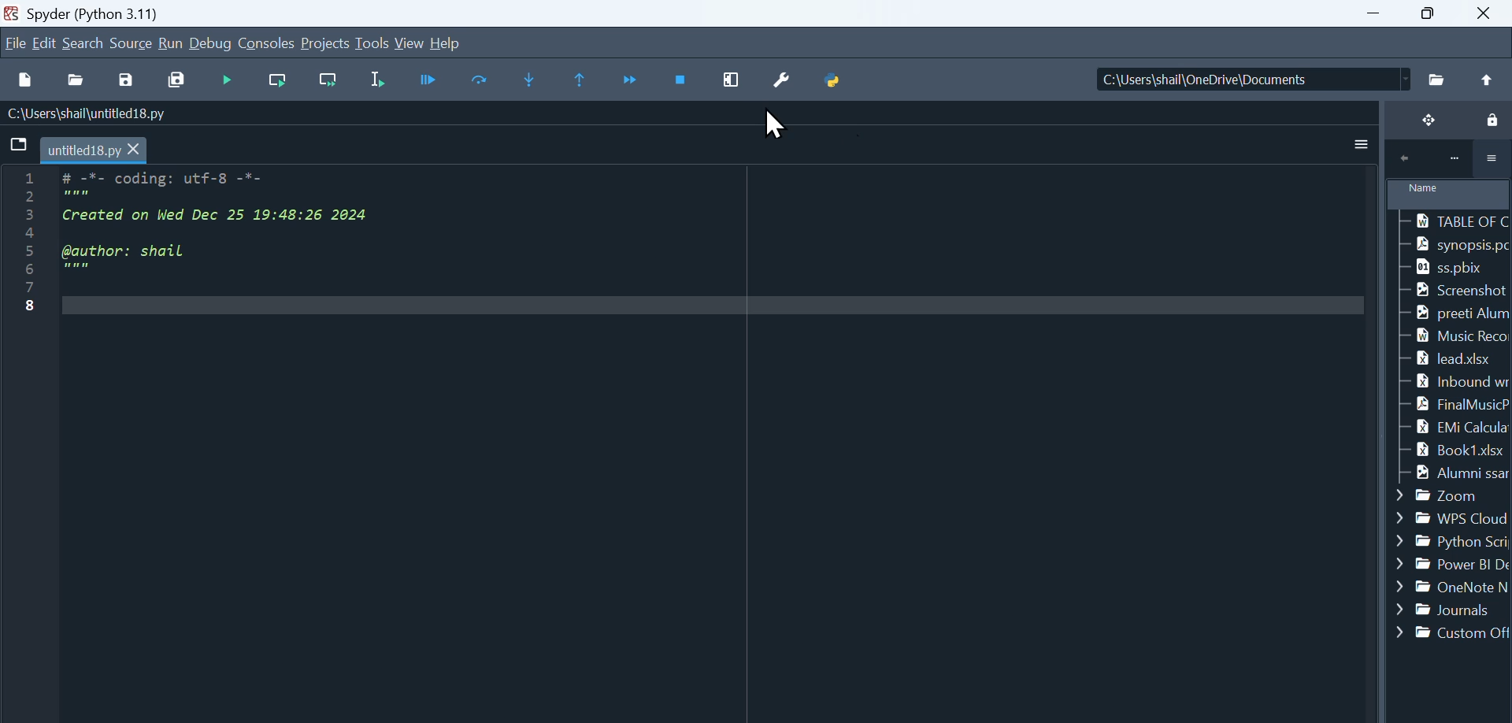 This screenshot has width=1512, height=723. What do you see at coordinates (733, 80) in the screenshot?
I see `Maximise current window` at bounding box center [733, 80].